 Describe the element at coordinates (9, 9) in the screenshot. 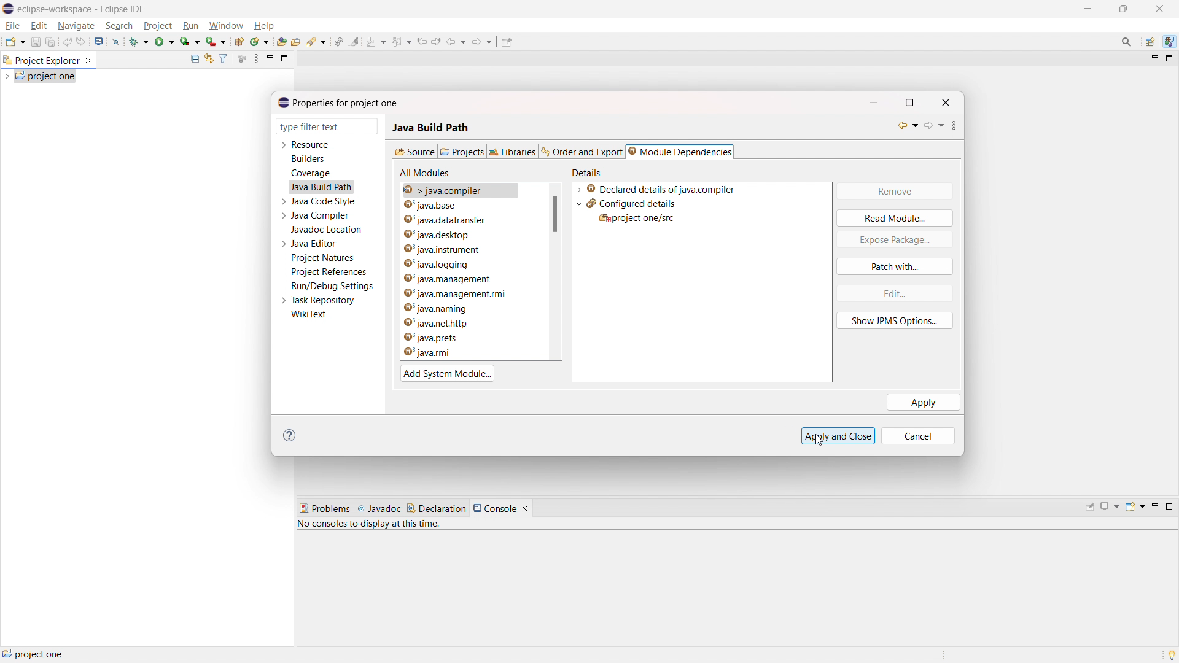

I see `logo` at that location.